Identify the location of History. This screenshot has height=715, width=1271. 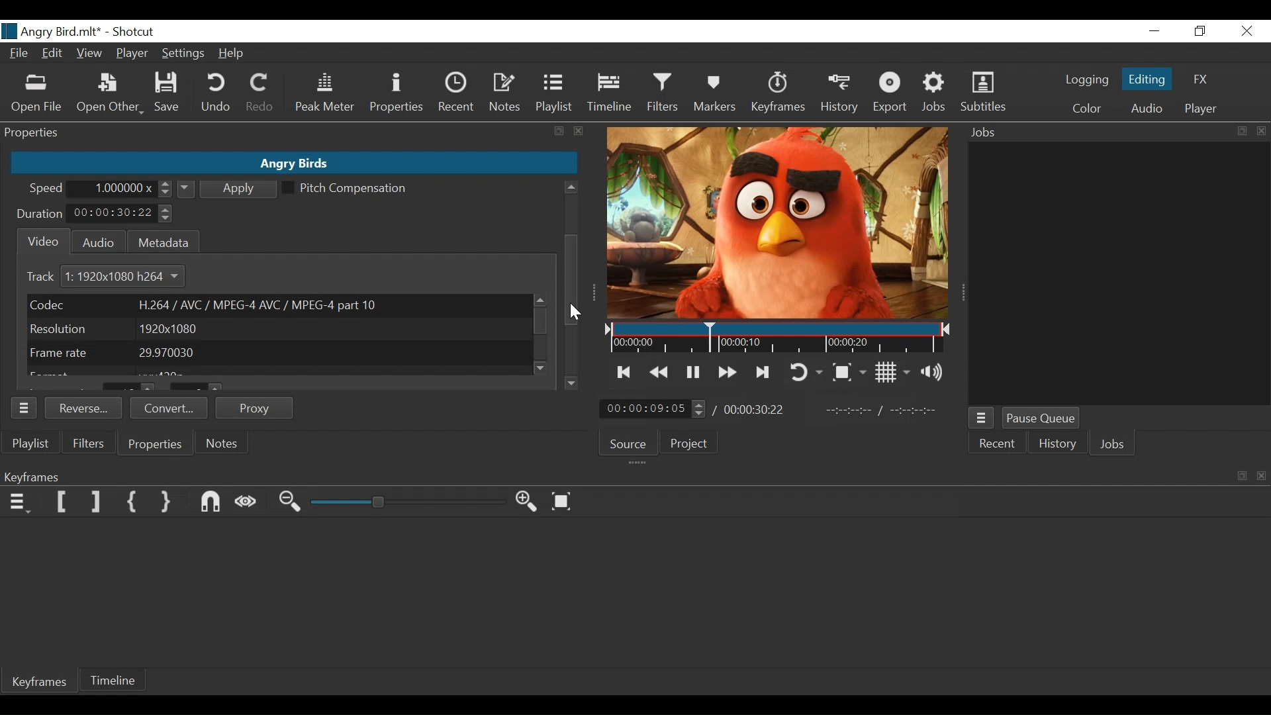
(839, 95).